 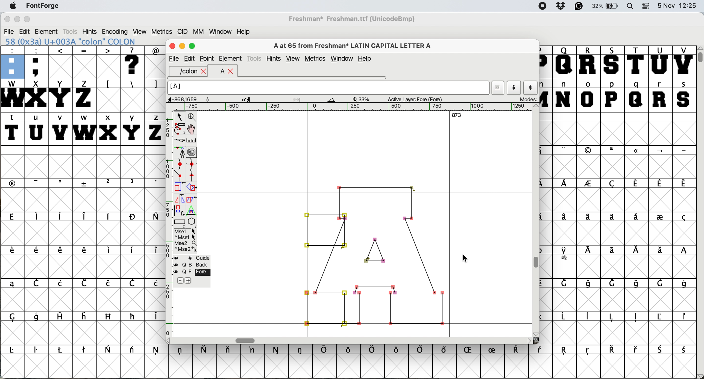 I want to click on symbol, so click(x=229, y=351).